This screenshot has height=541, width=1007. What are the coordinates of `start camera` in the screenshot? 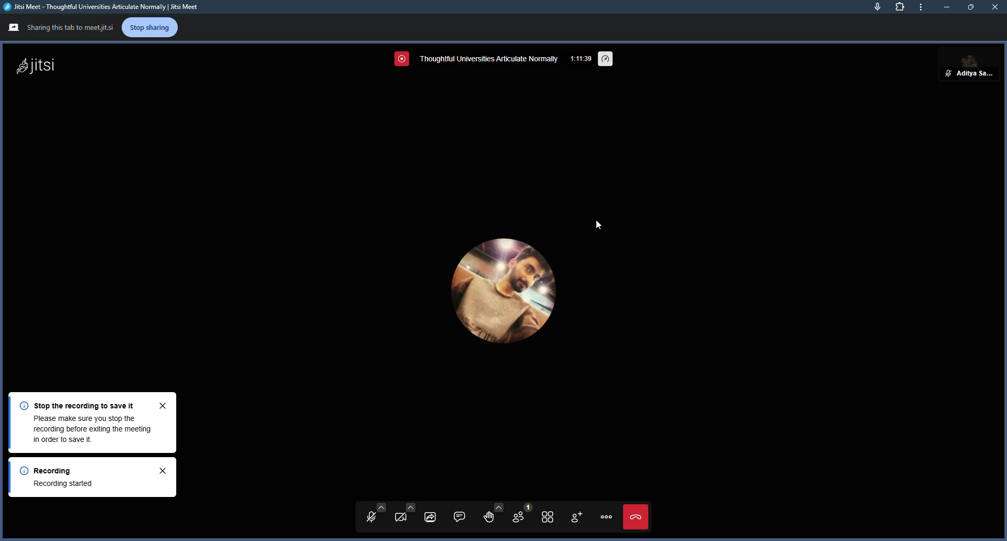 It's located at (402, 519).